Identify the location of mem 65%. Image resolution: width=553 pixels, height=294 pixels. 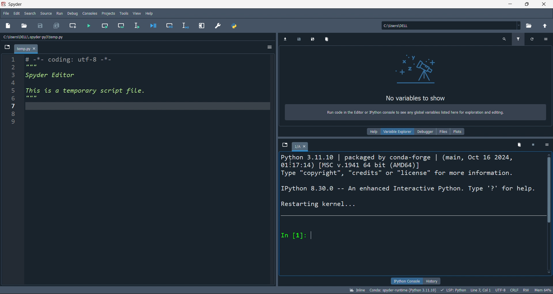
(543, 290).